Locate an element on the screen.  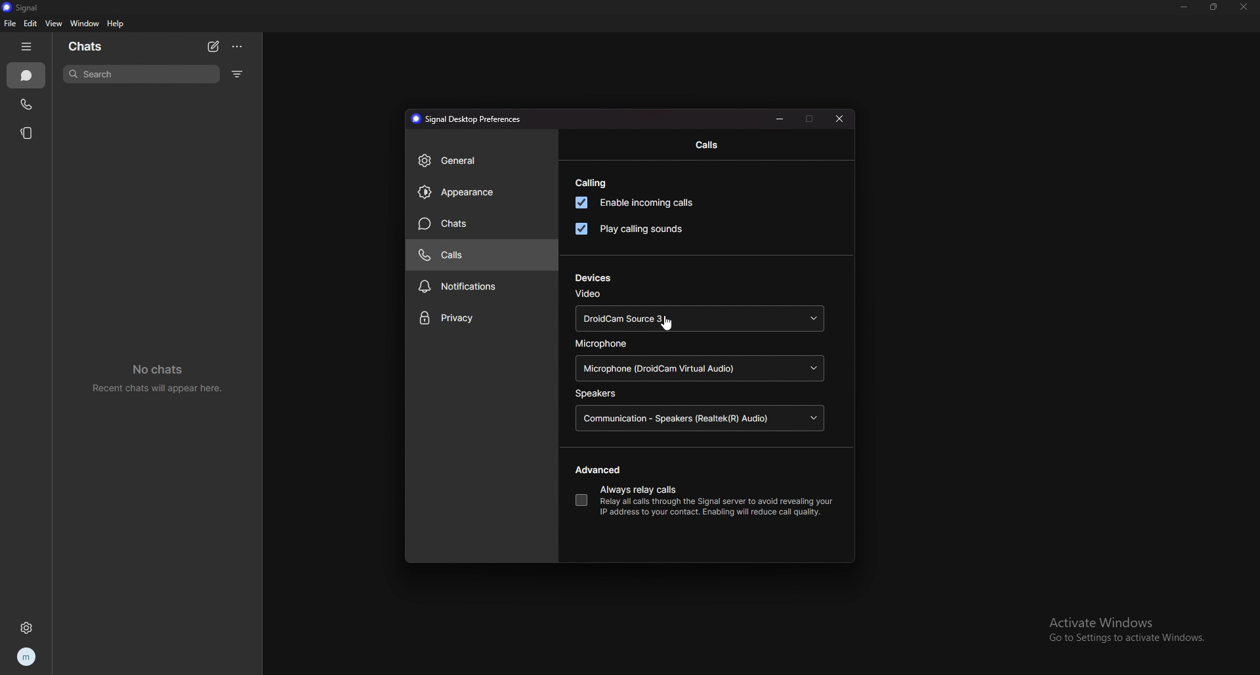
minimize is located at coordinates (781, 118).